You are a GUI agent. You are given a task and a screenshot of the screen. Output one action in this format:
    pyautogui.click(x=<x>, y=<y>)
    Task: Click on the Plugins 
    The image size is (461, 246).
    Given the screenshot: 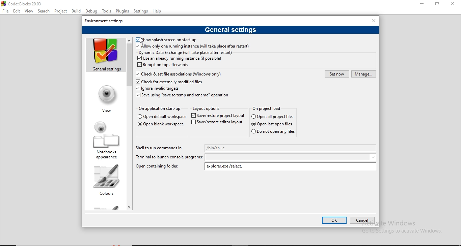 What is the action you would take?
    pyautogui.click(x=123, y=10)
    